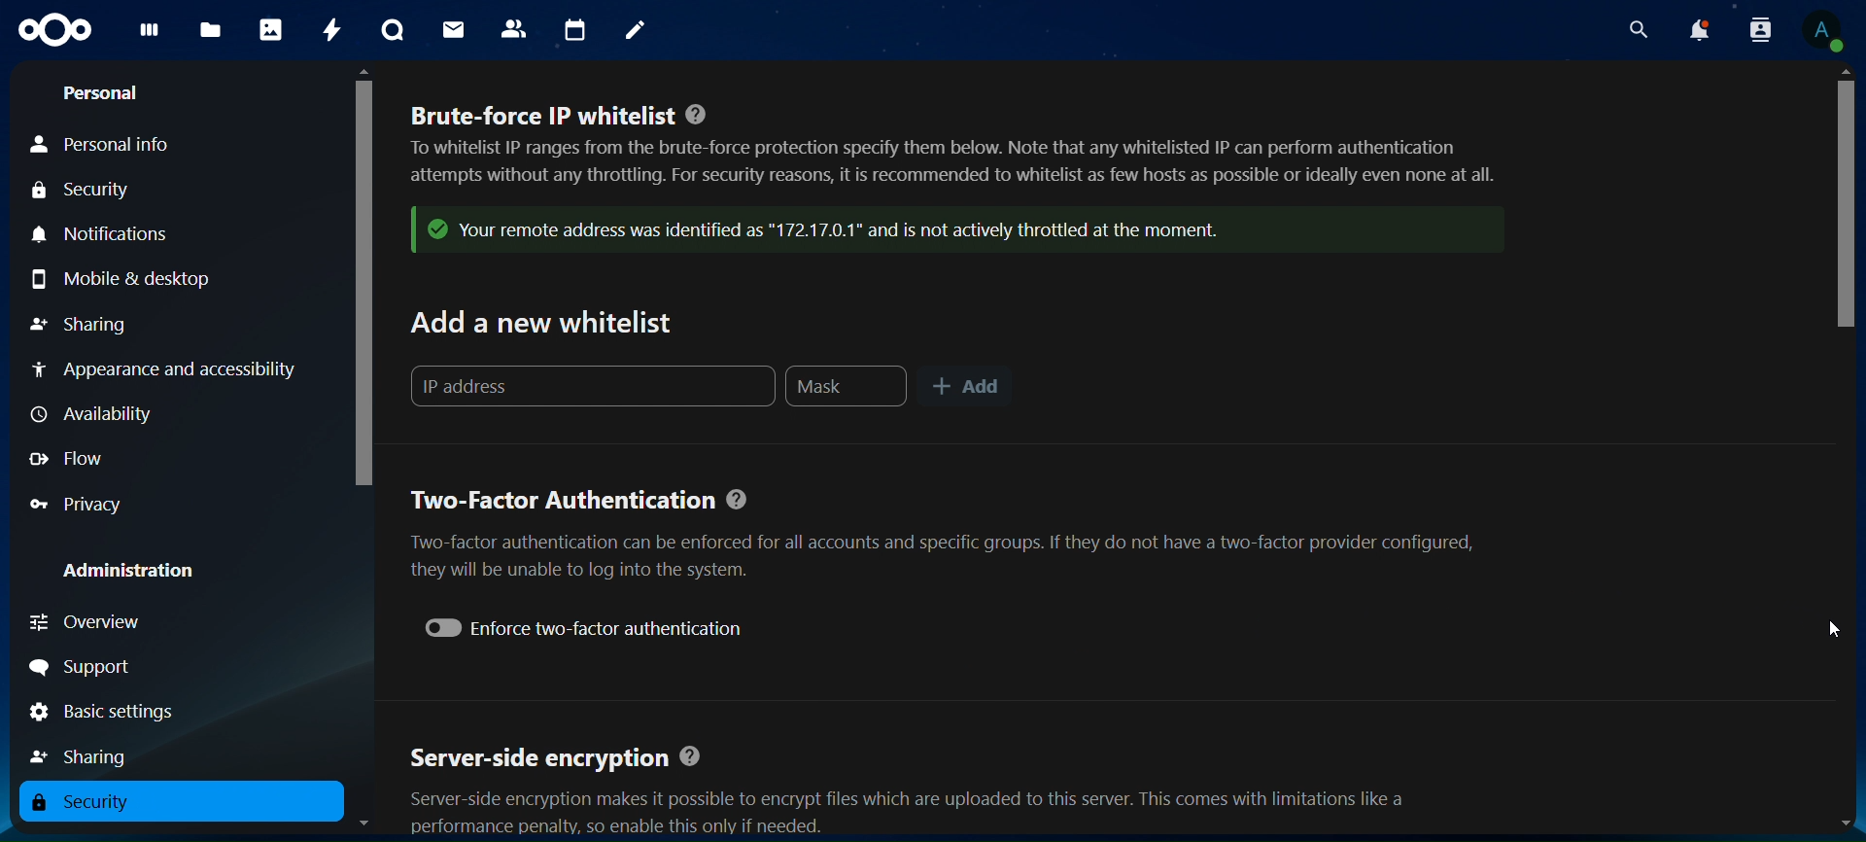 This screenshot has width=1866, height=842. Describe the element at coordinates (576, 31) in the screenshot. I see `calendar` at that location.